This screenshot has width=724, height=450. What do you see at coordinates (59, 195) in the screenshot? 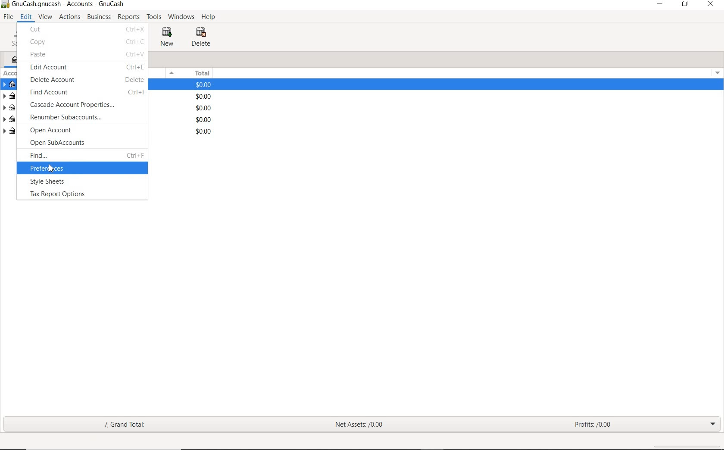
I see `tax report options` at bounding box center [59, 195].